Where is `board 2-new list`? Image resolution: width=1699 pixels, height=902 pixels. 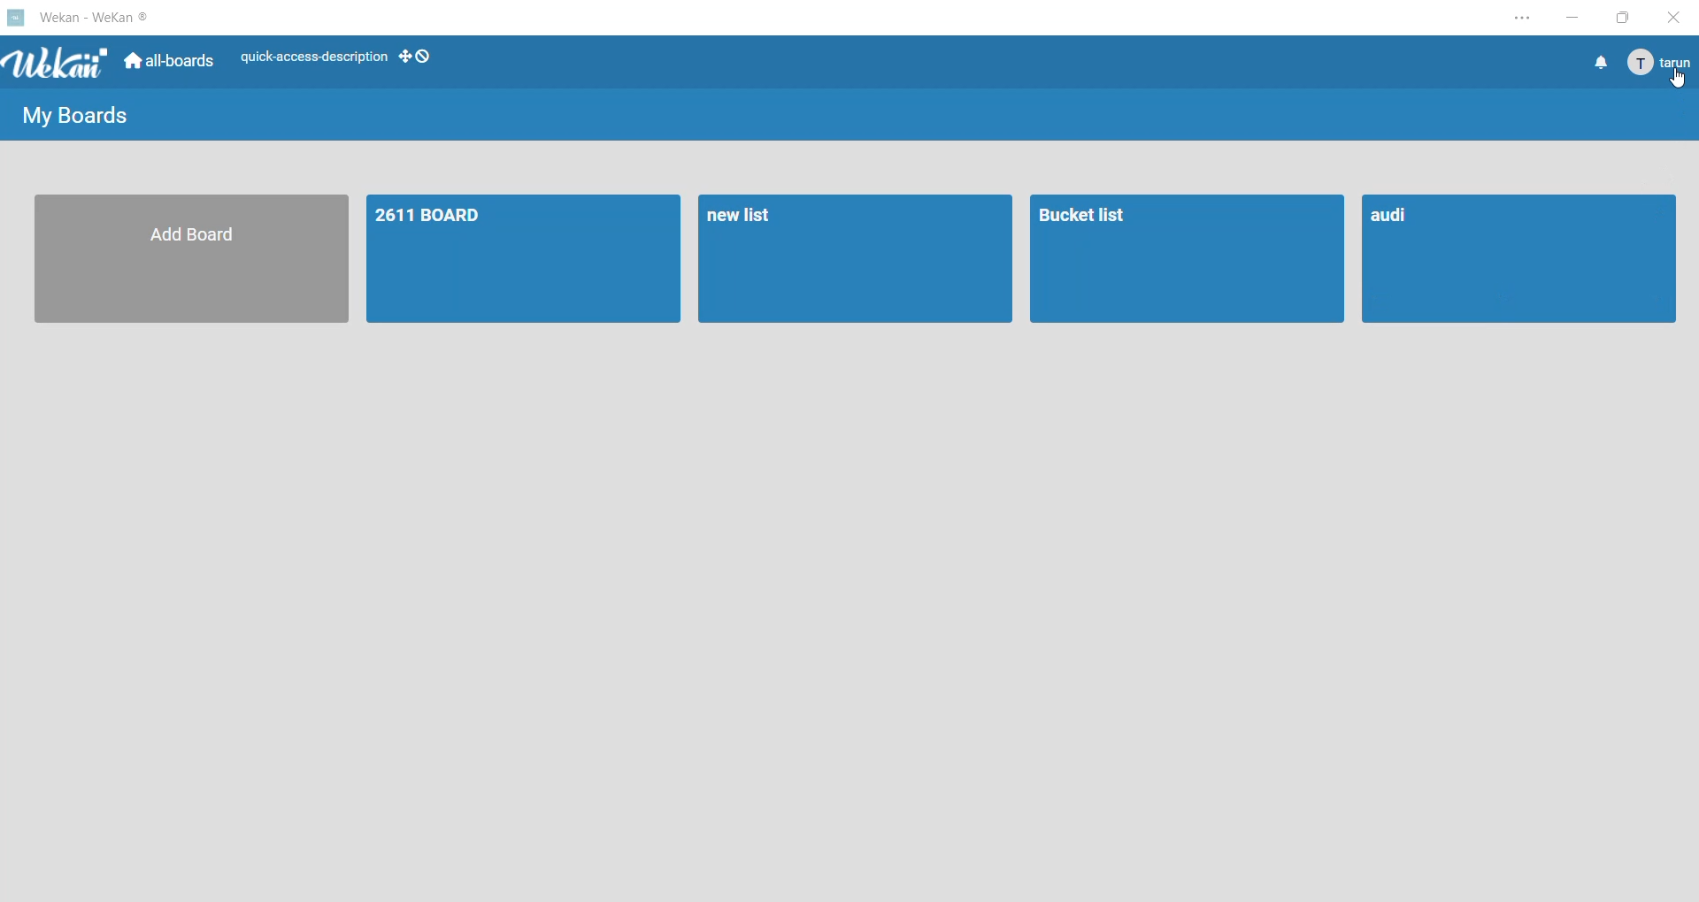
board 2-new list is located at coordinates (854, 257).